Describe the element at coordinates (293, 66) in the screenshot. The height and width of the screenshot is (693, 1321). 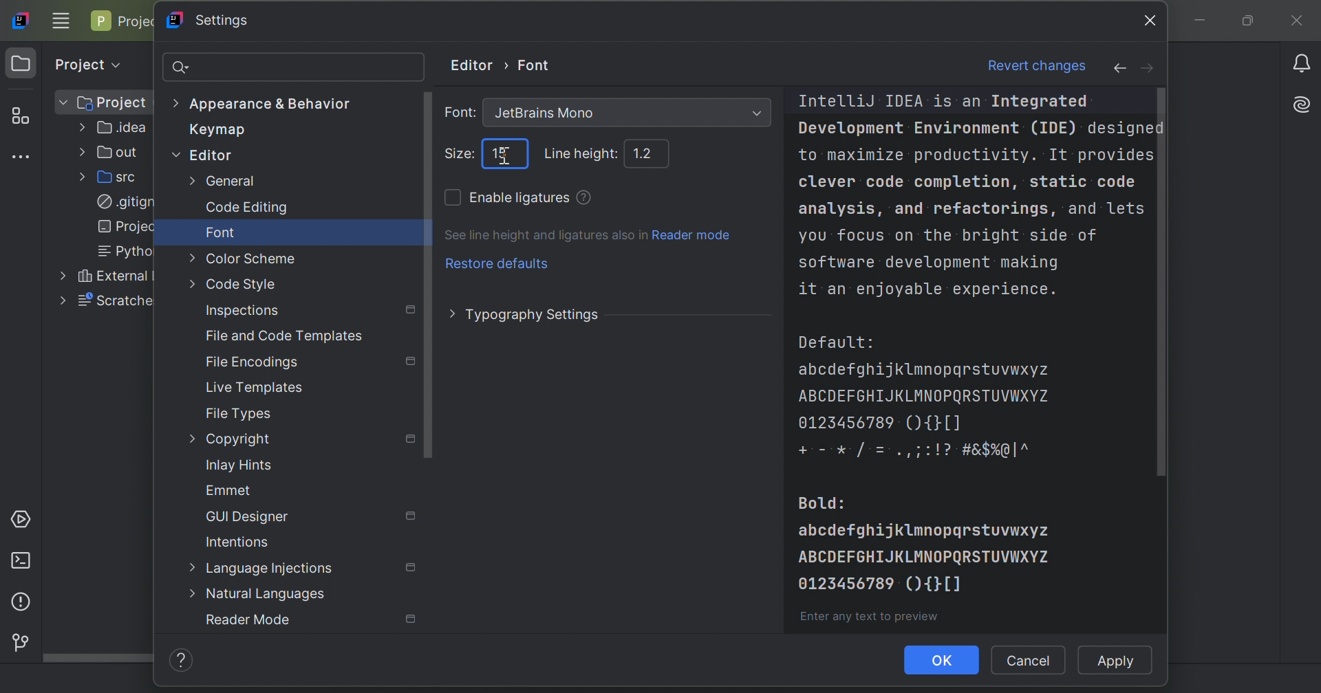
I see `search bar` at that location.